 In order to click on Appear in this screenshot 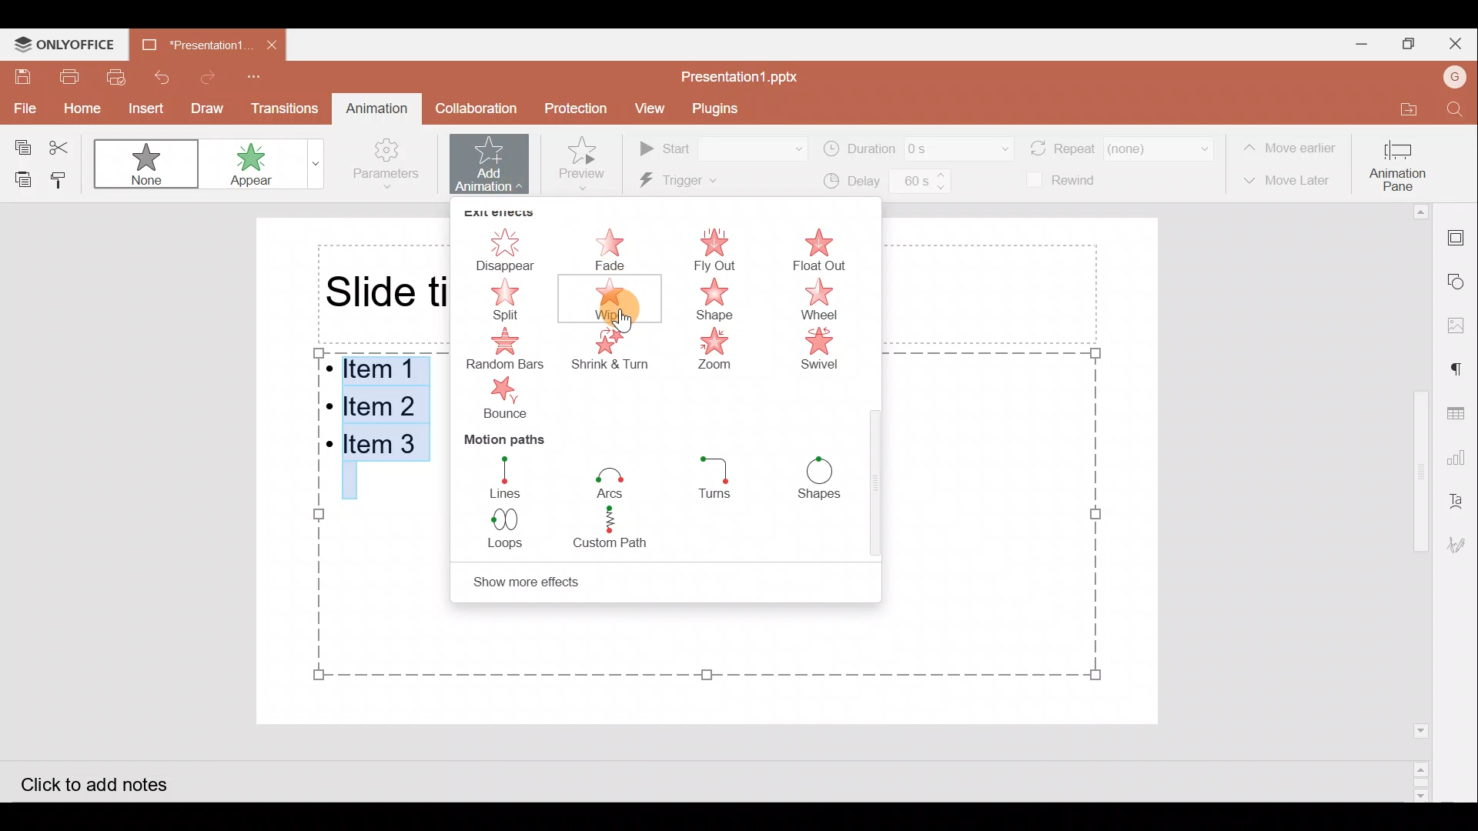, I will do `click(265, 167)`.